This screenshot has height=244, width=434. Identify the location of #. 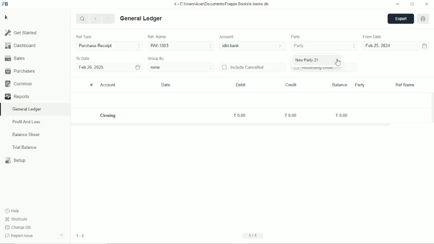
(91, 85).